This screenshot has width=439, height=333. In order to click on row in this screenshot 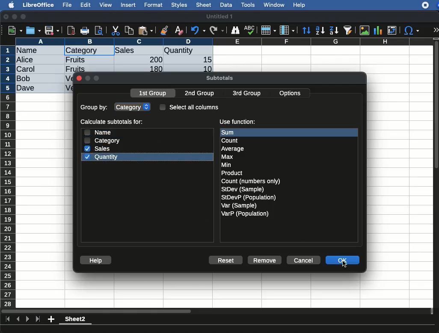, I will do `click(268, 30)`.